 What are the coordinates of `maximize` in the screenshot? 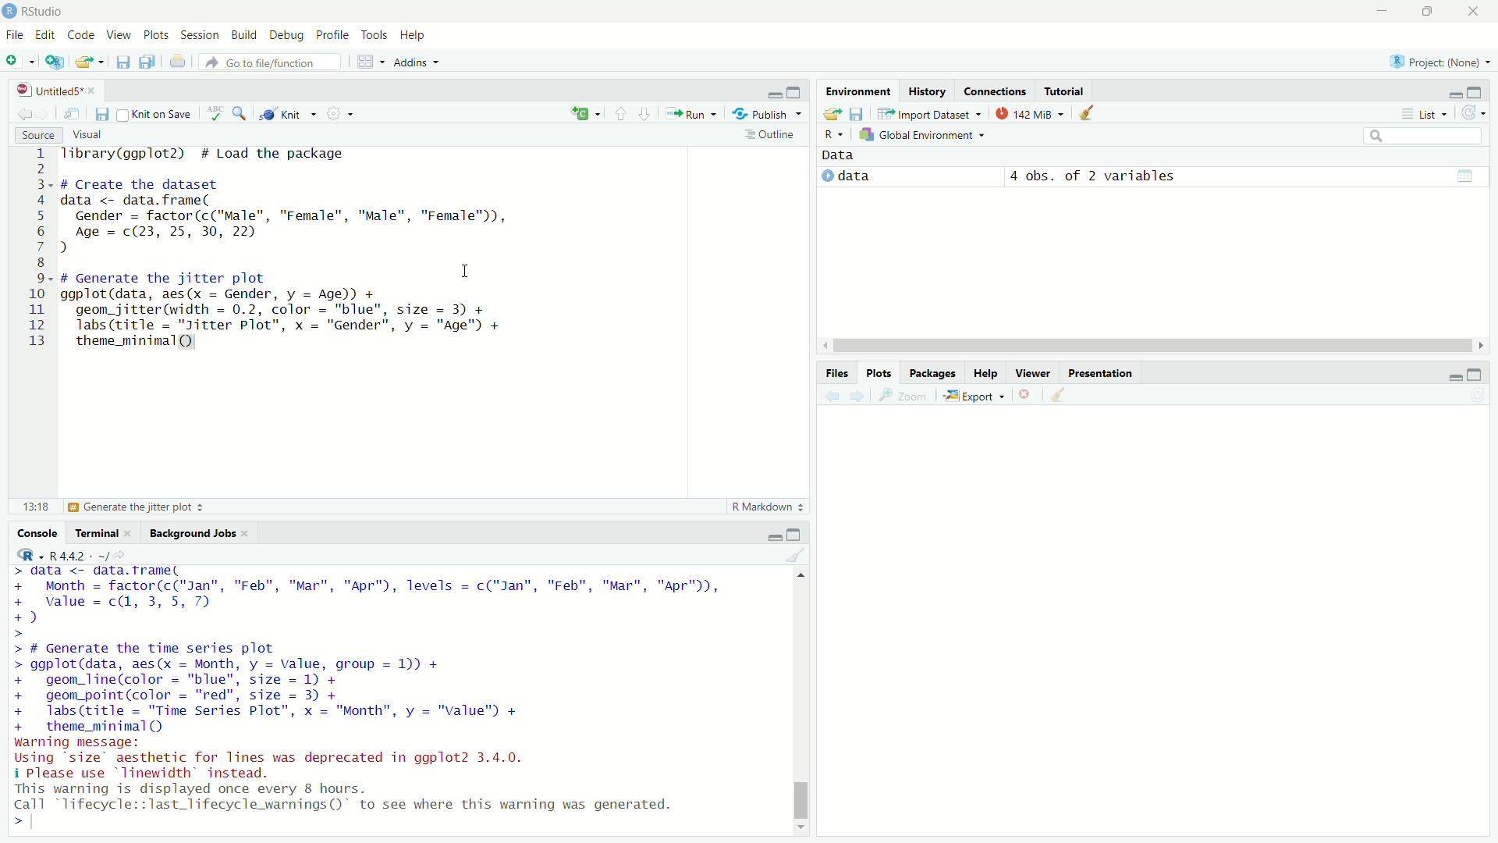 It's located at (1427, 10).